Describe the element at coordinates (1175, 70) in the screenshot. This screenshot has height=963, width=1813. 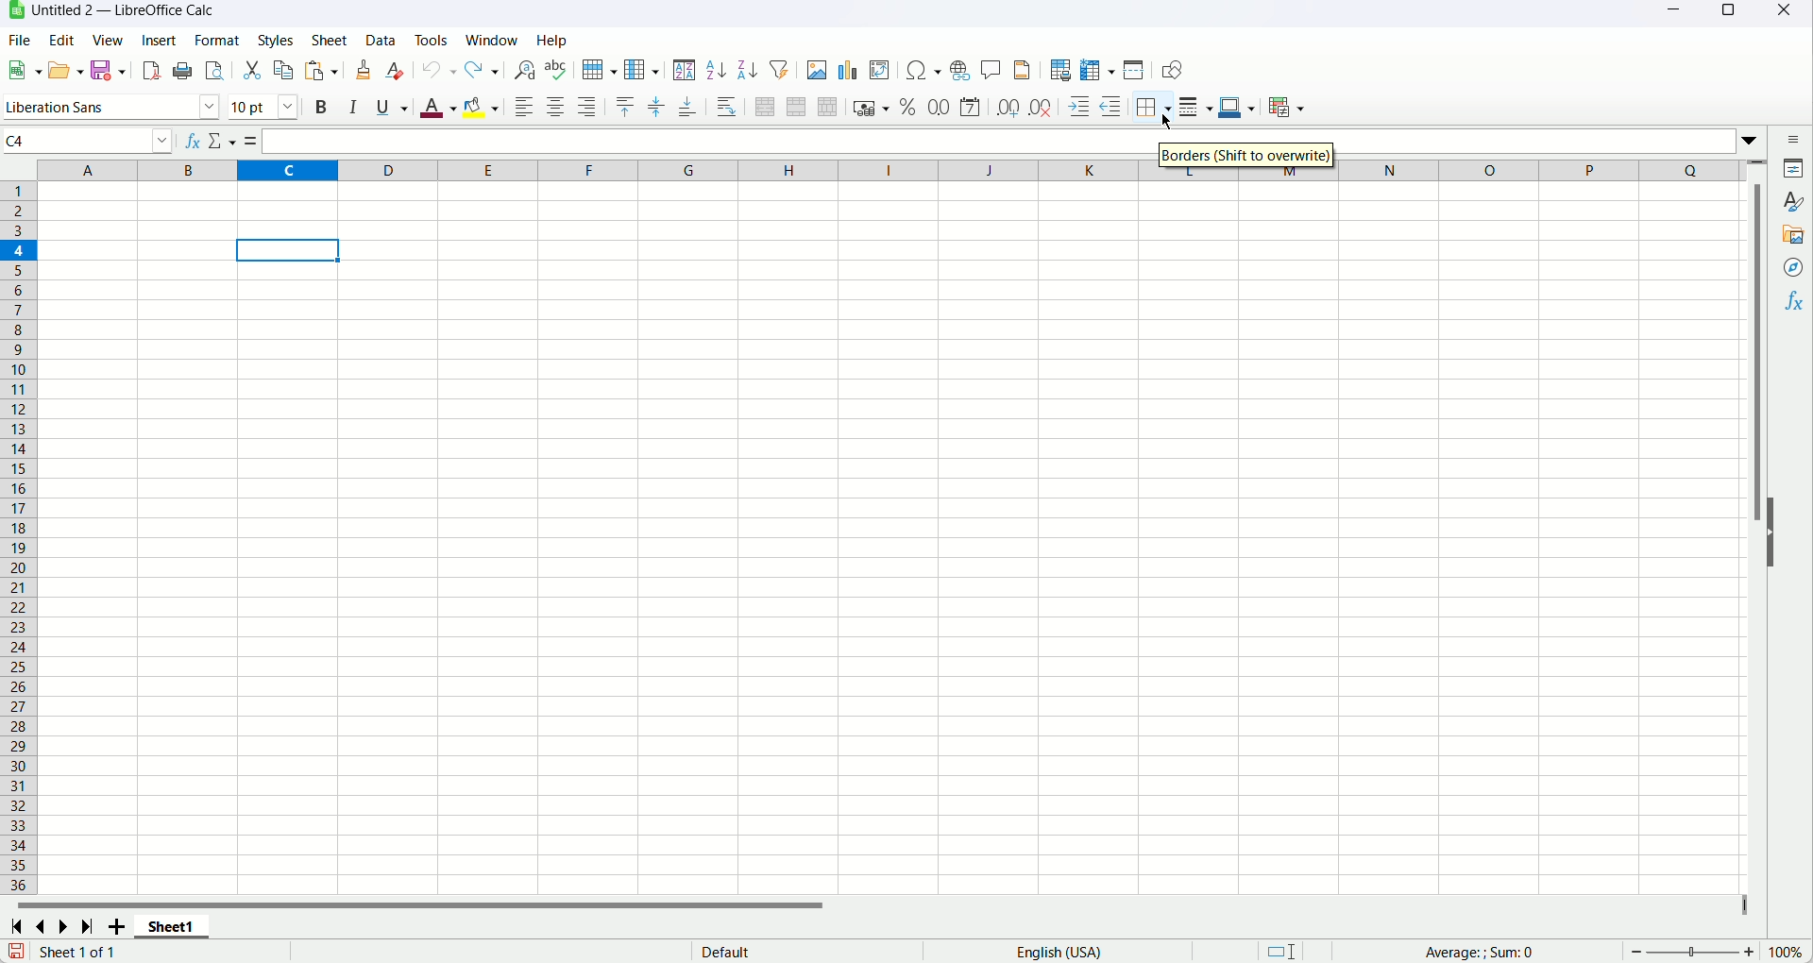
I see `Show draw functions` at that location.